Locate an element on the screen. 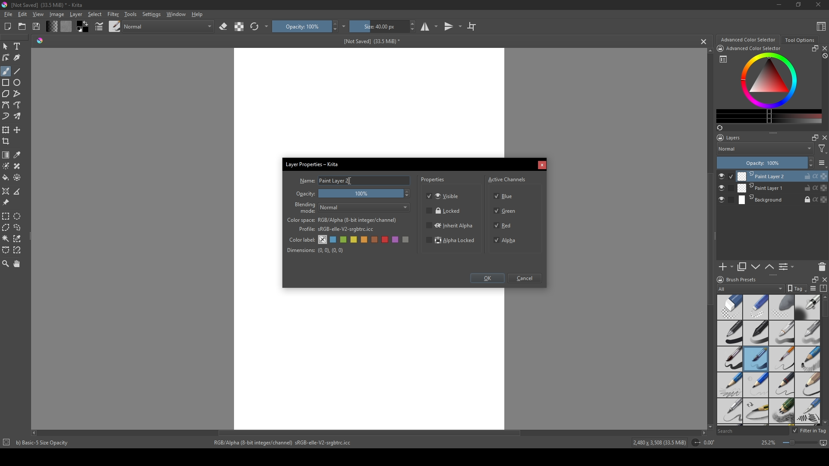  contrast is located at coordinates (239, 26).